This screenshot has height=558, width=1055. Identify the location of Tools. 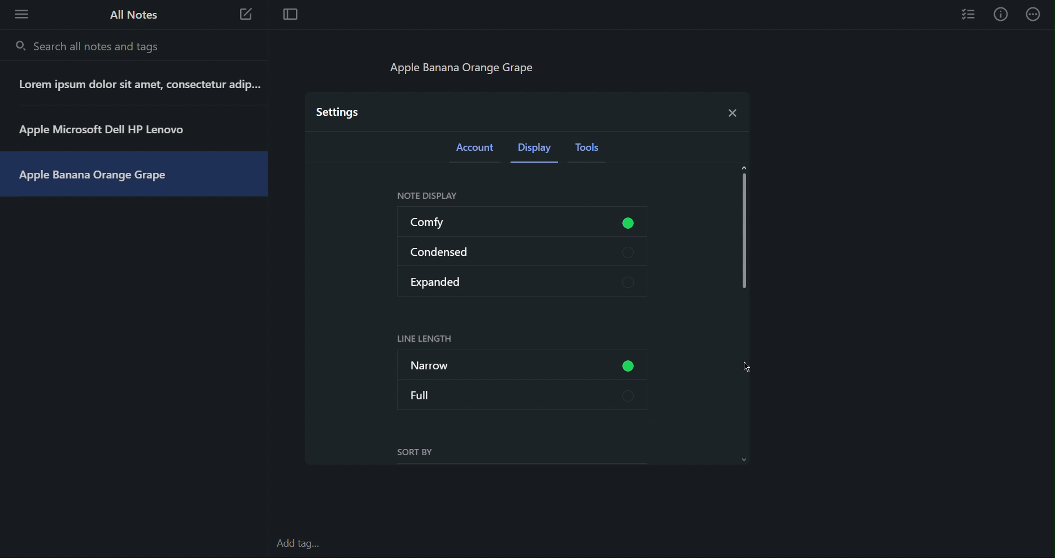
(591, 151).